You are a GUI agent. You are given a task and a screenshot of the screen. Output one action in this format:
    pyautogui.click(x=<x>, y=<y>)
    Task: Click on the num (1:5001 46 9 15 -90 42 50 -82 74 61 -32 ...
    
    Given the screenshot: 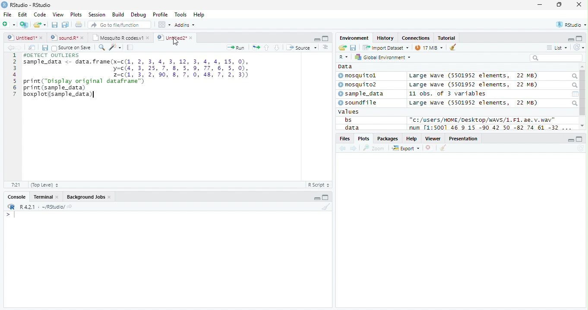 What is the action you would take?
    pyautogui.click(x=491, y=128)
    